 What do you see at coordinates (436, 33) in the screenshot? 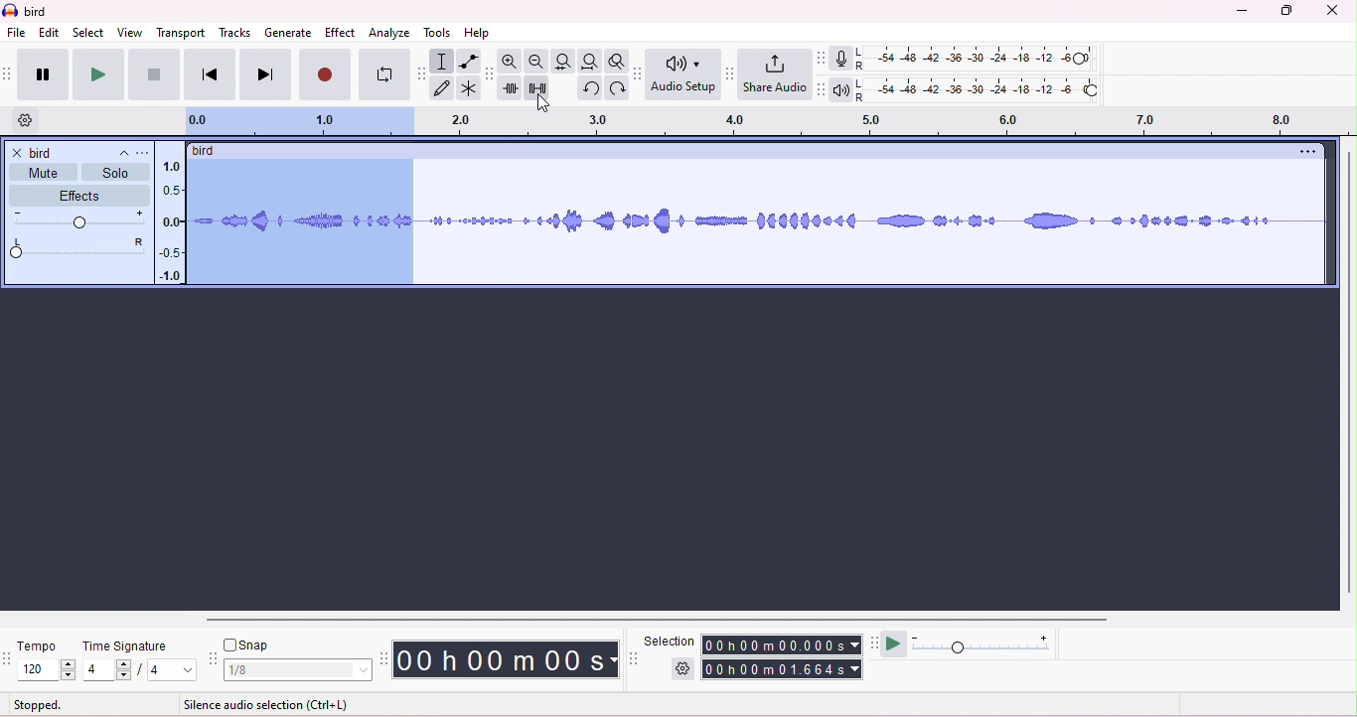
I see `tools` at bounding box center [436, 33].